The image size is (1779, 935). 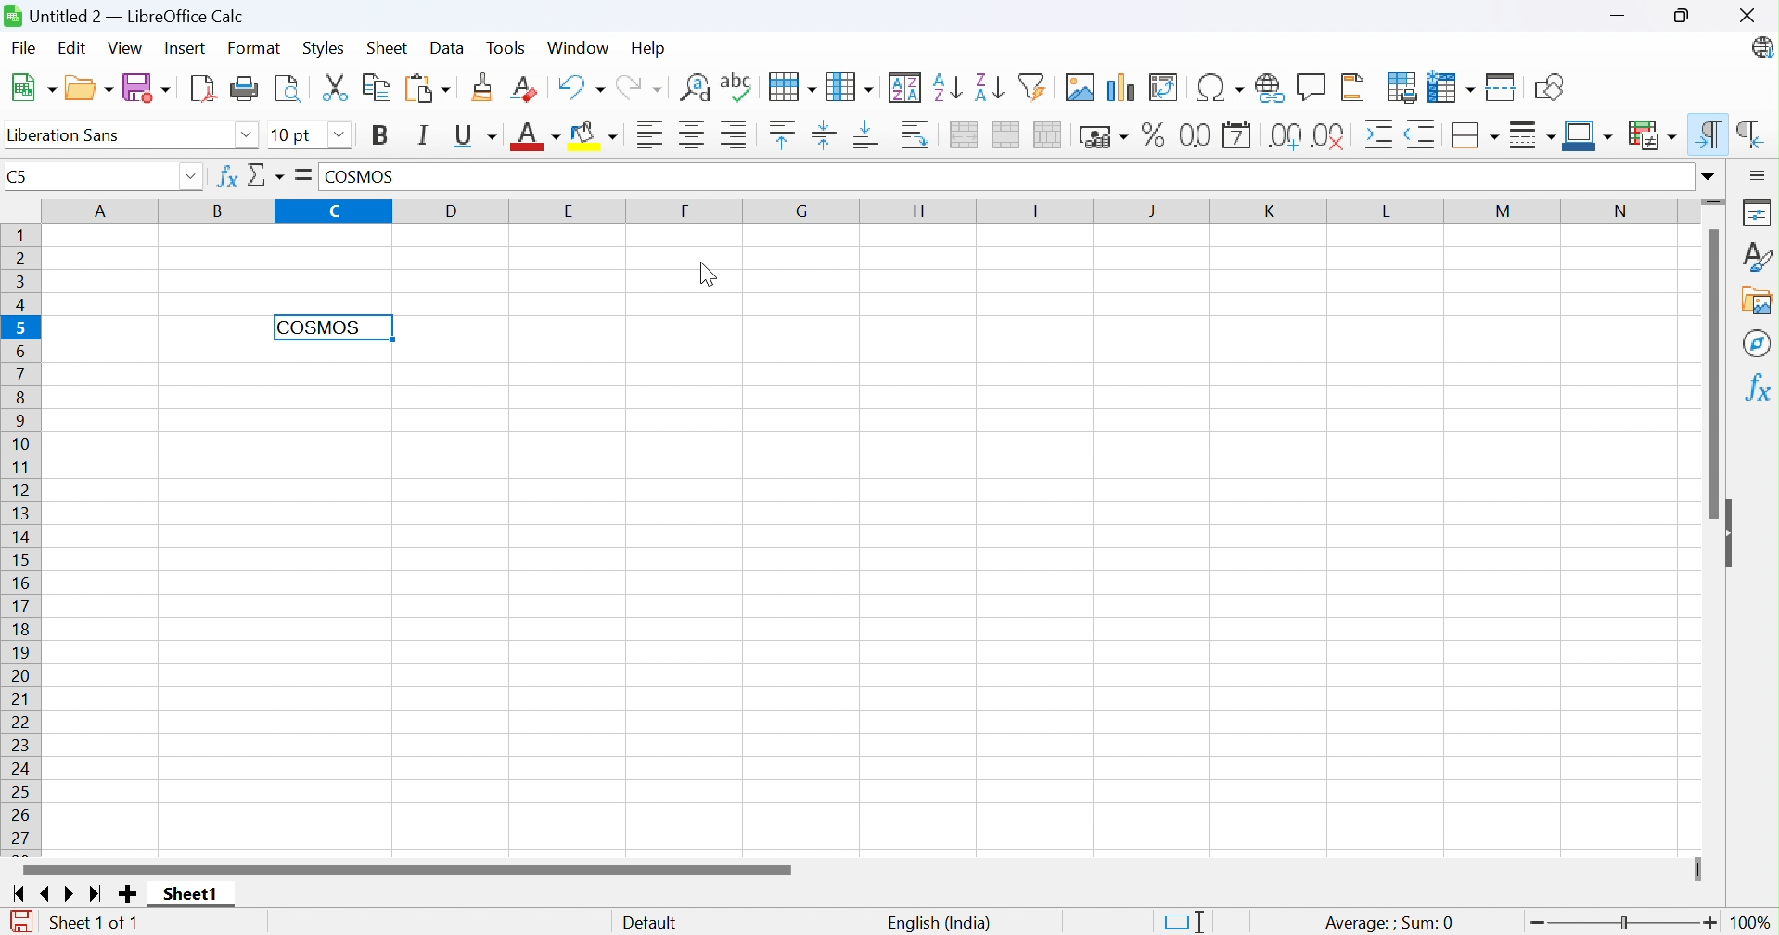 I want to click on Scroll to first sheet, so click(x=23, y=896).